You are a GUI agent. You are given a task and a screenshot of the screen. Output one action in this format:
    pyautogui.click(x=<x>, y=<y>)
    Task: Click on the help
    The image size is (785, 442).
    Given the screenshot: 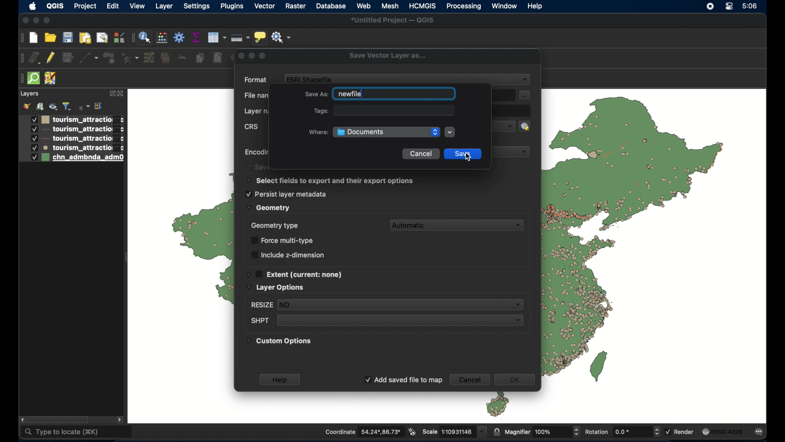 What is the action you would take?
    pyautogui.click(x=536, y=6)
    